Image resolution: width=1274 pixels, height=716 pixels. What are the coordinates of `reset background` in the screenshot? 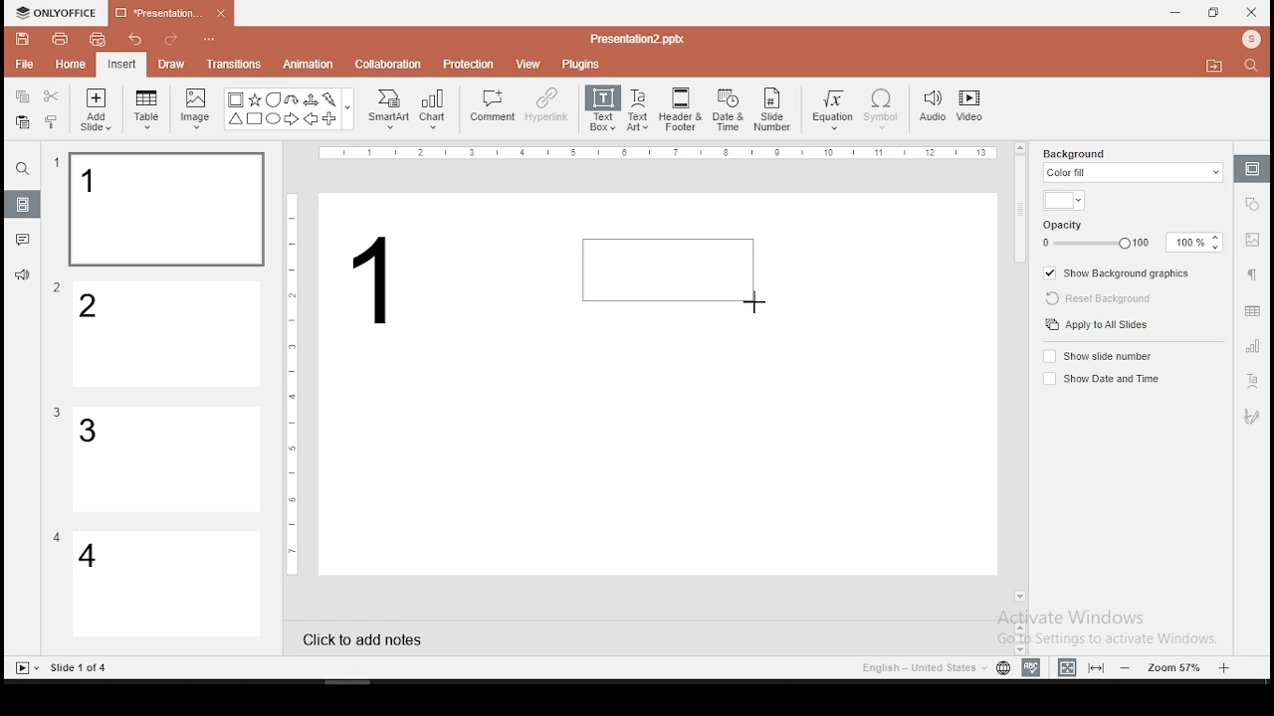 It's located at (1096, 299).